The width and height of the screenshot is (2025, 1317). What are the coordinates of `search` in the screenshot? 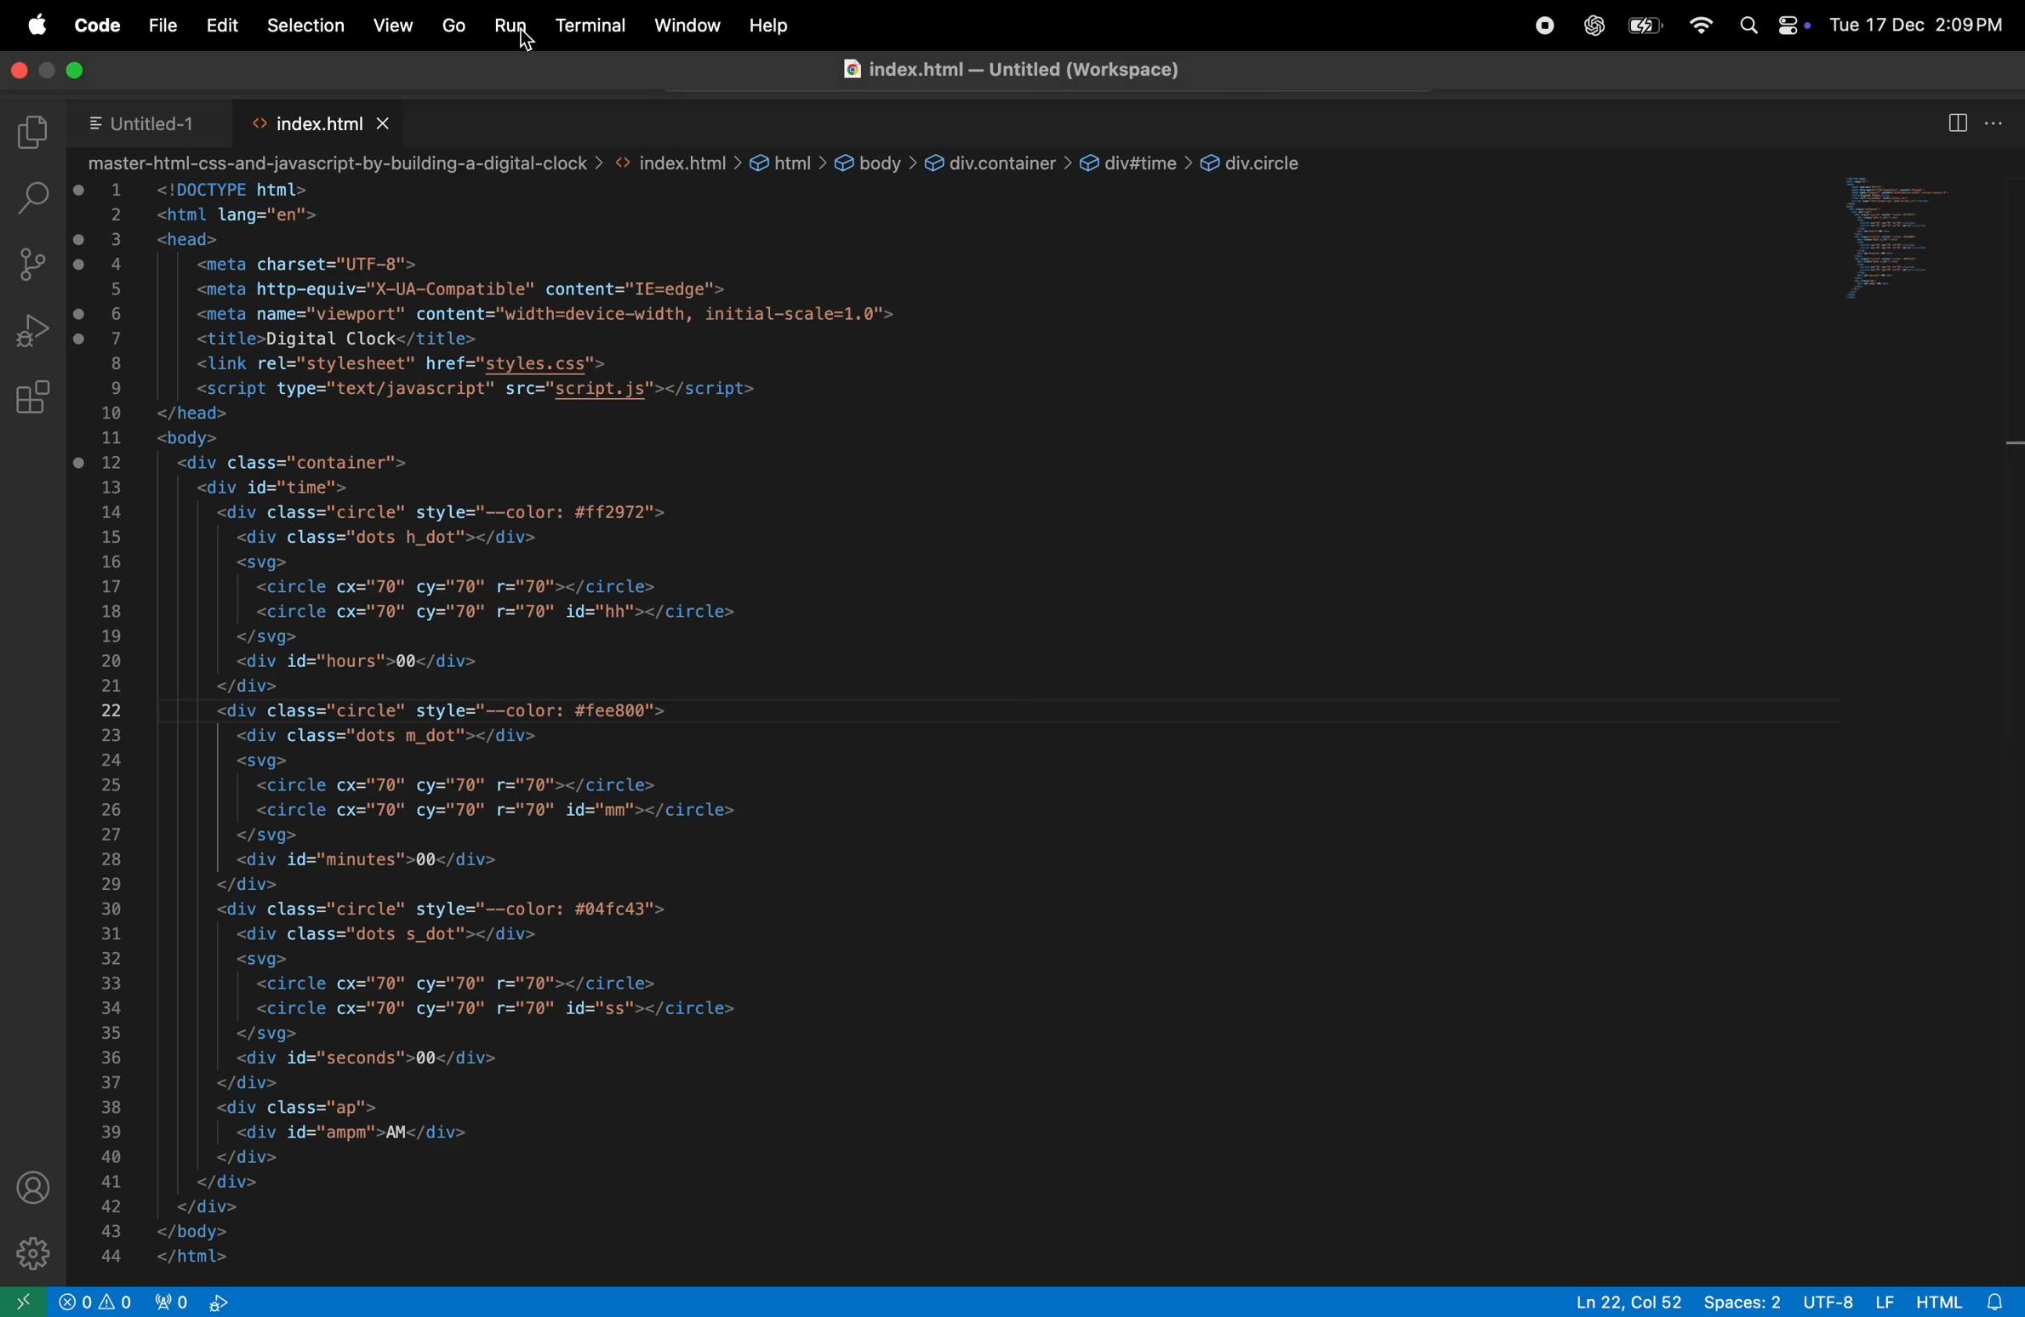 It's located at (1749, 26).